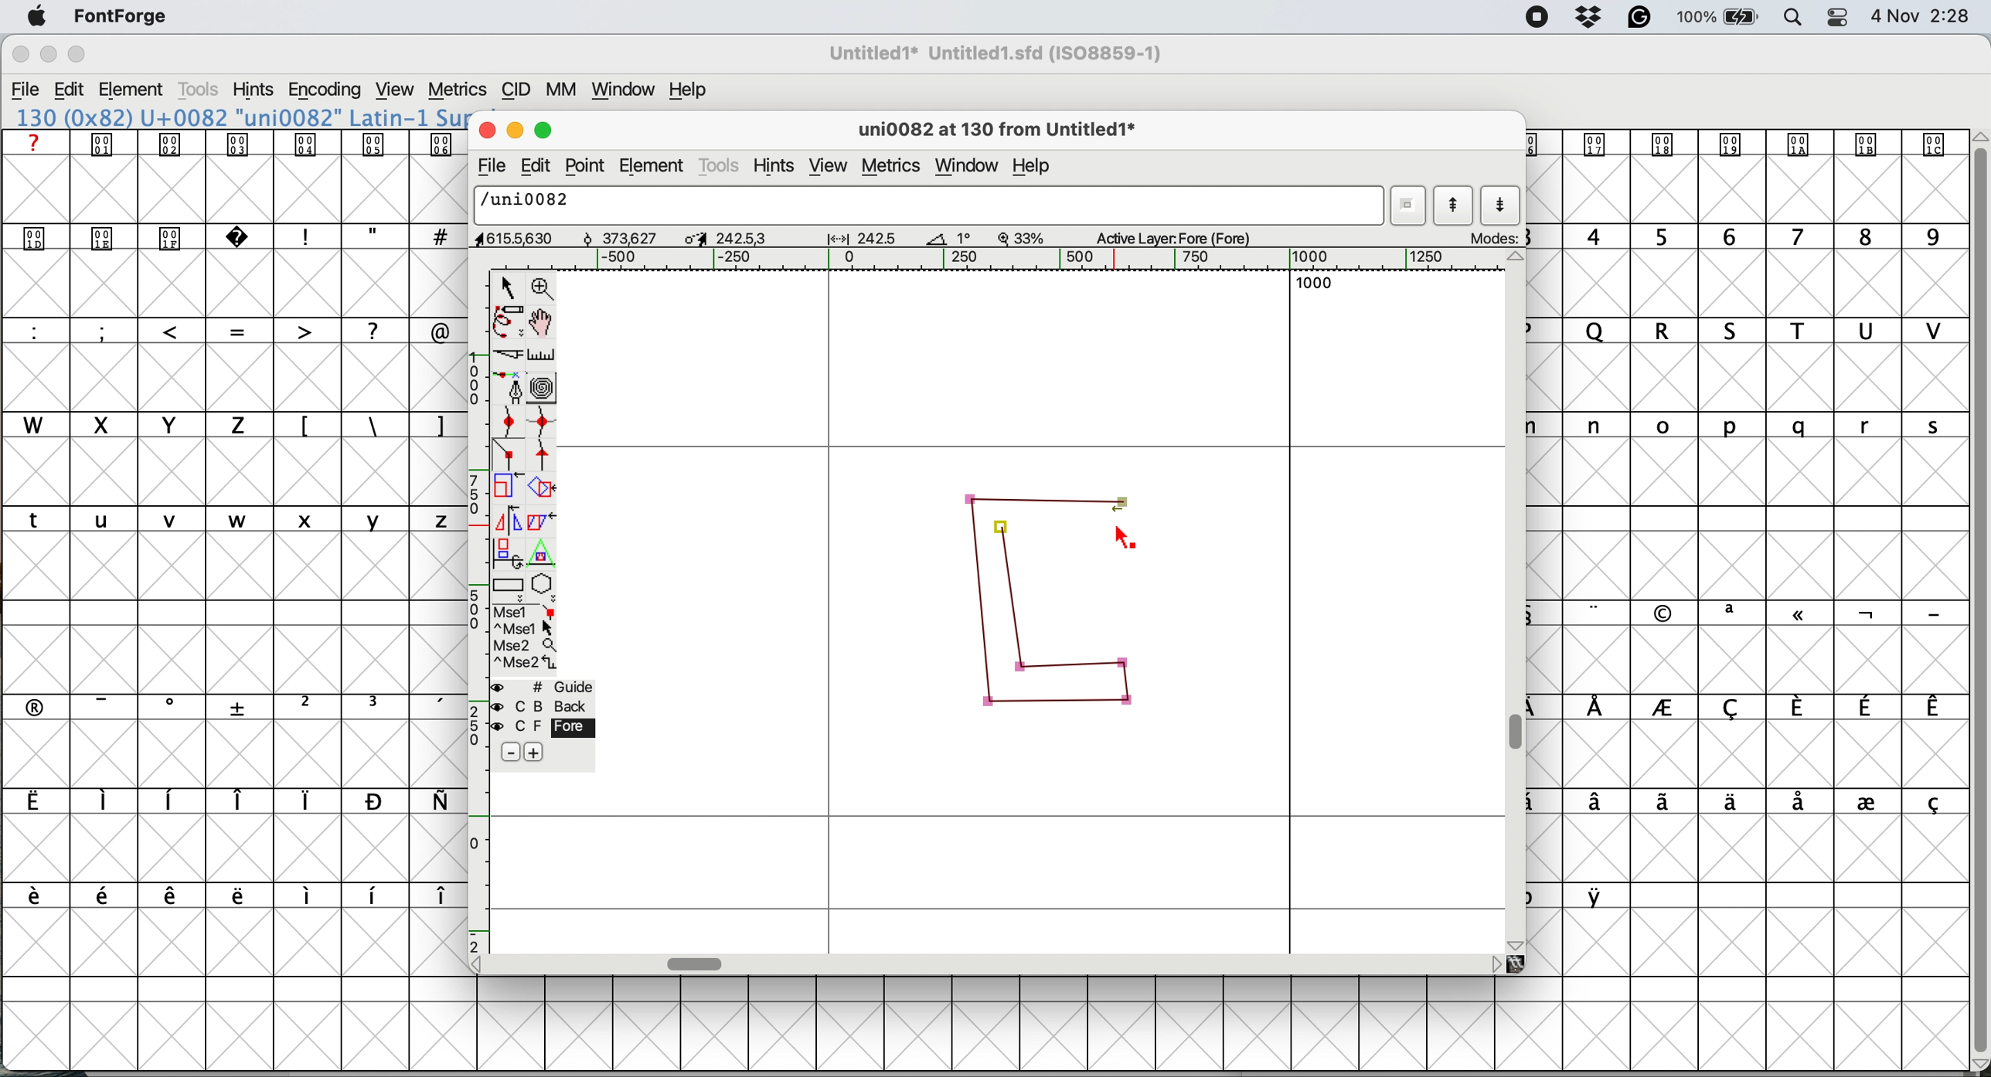 This screenshot has width=1991, height=1077. Describe the element at coordinates (1765, 708) in the screenshot. I see `symbols` at that location.